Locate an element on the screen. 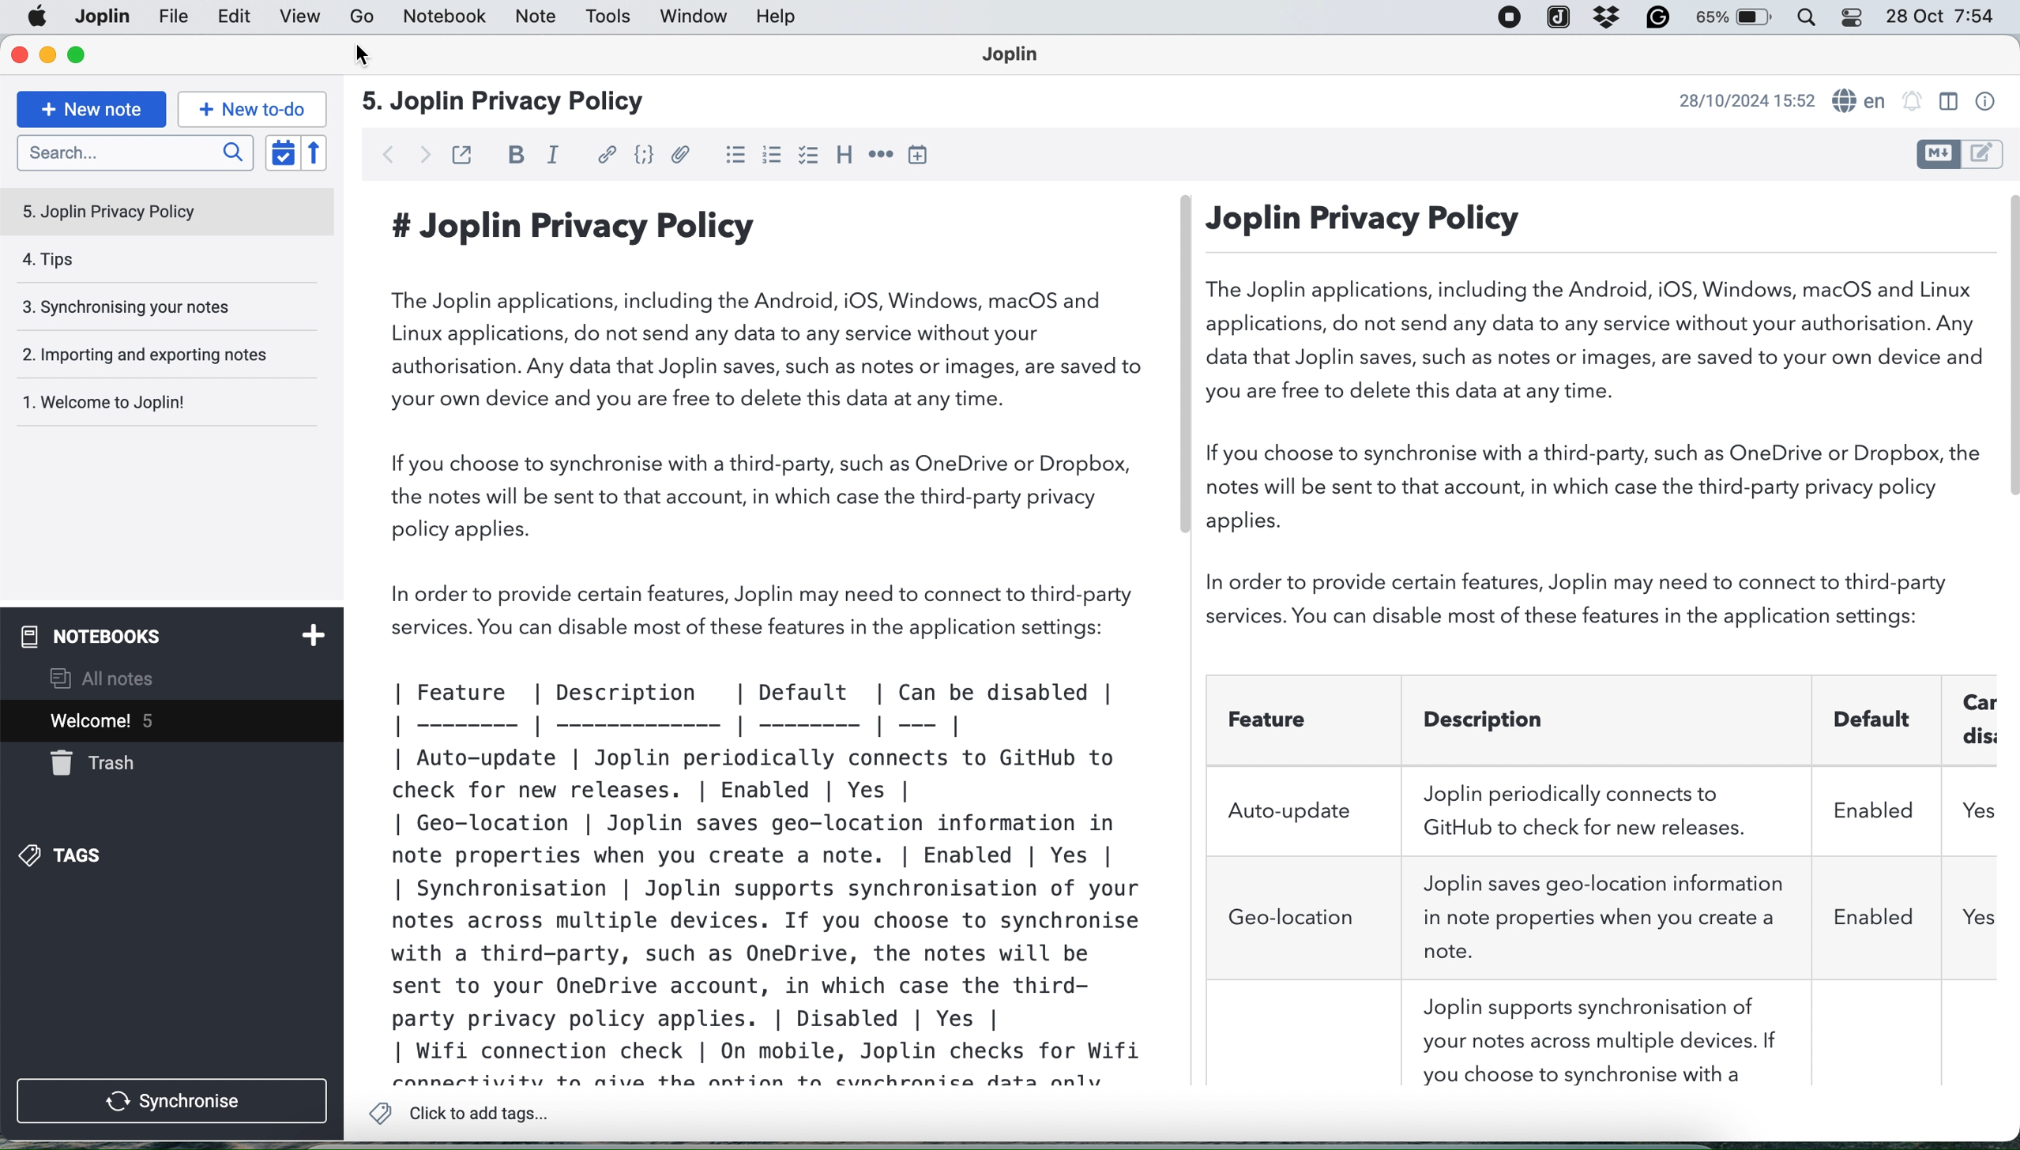 The height and width of the screenshot is (1150, 2020). insert time is located at coordinates (920, 157).